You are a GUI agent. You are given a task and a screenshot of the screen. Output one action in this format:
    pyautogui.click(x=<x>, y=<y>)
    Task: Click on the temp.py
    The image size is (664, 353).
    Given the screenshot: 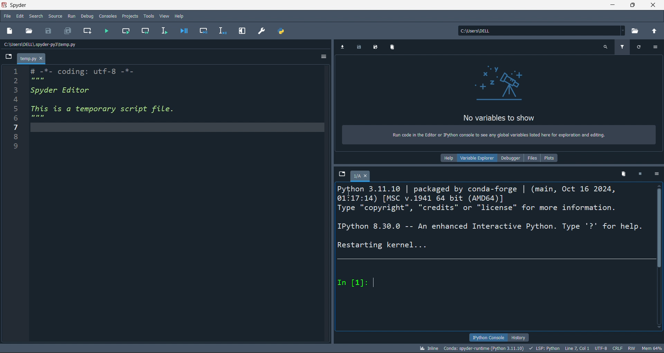 What is the action you would take?
    pyautogui.click(x=31, y=58)
    